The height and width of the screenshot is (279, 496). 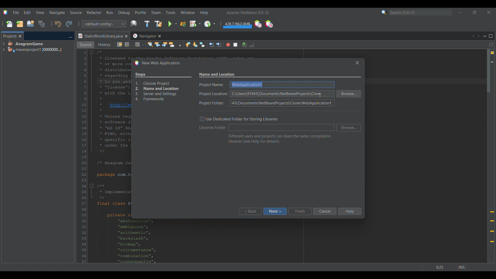 I want to click on Show in smaller tab, so click(x=475, y=12).